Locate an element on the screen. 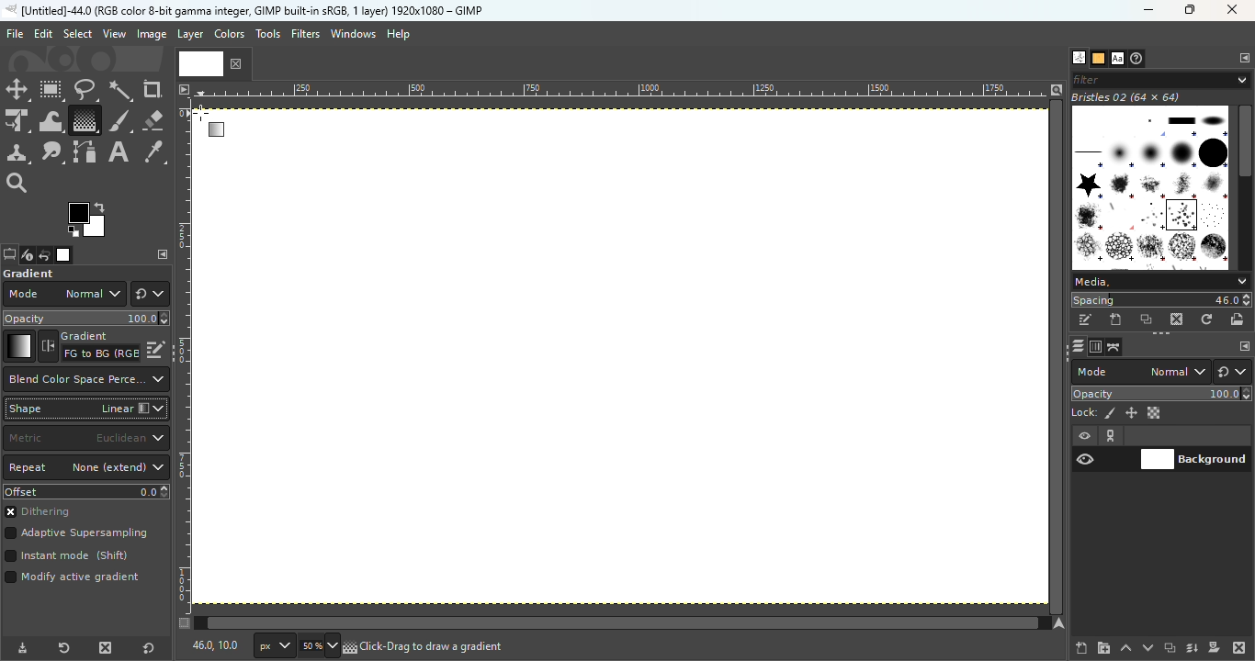 Image resolution: width=1255 pixels, height=661 pixels. Switch to another group of modes is located at coordinates (1236, 372).